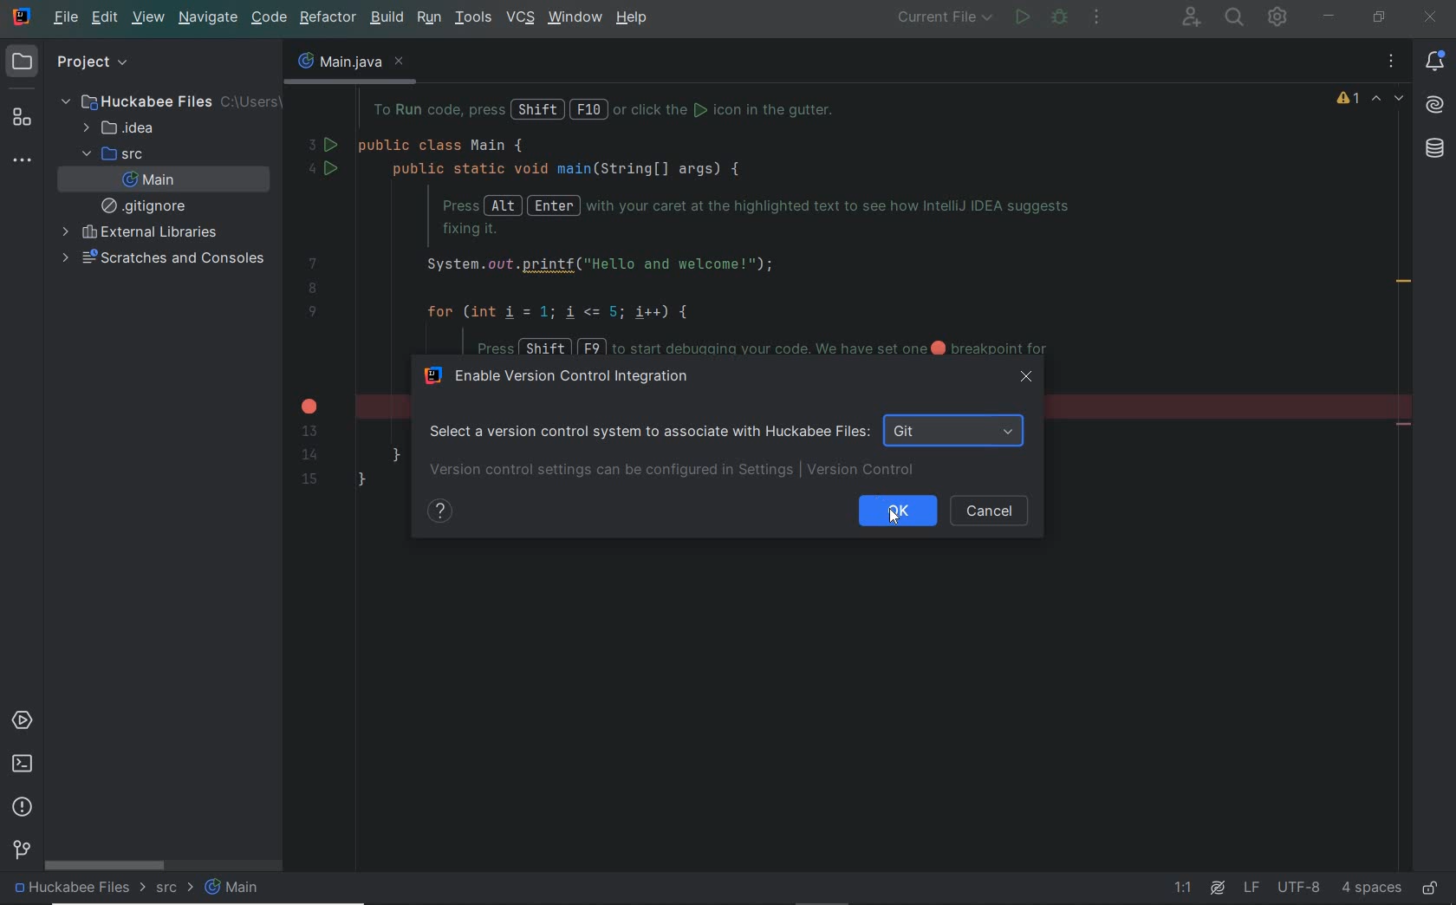  I want to click on enable version control integration, so click(559, 375).